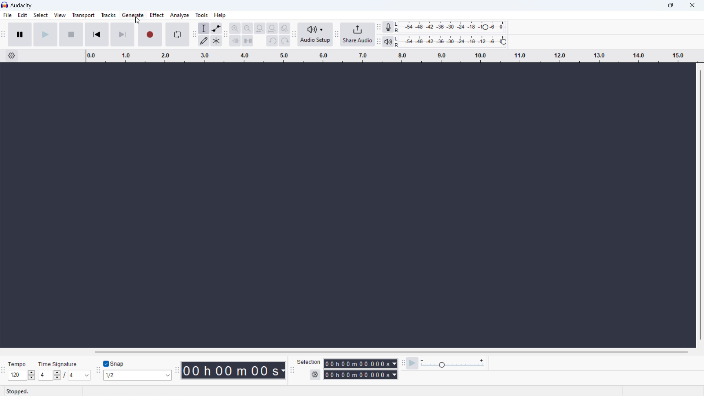 The image size is (704, 396). What do you see at coordinates (699, 204) in the screenshot?
I see `vertical scrollbar` at bounding box center [699, 204].